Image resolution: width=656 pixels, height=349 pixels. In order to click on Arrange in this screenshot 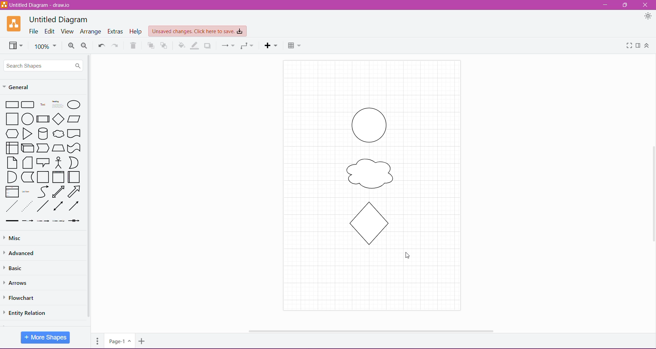, I will do `click(91, 32)`.